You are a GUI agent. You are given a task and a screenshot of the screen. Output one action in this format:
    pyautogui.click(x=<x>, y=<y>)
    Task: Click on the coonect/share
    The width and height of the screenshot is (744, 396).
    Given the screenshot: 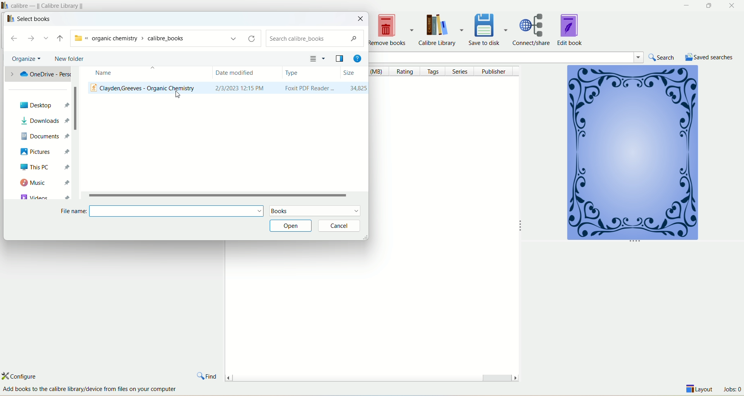 What is the action you would take?
    pyautogui.click(x=534, y=29)
    